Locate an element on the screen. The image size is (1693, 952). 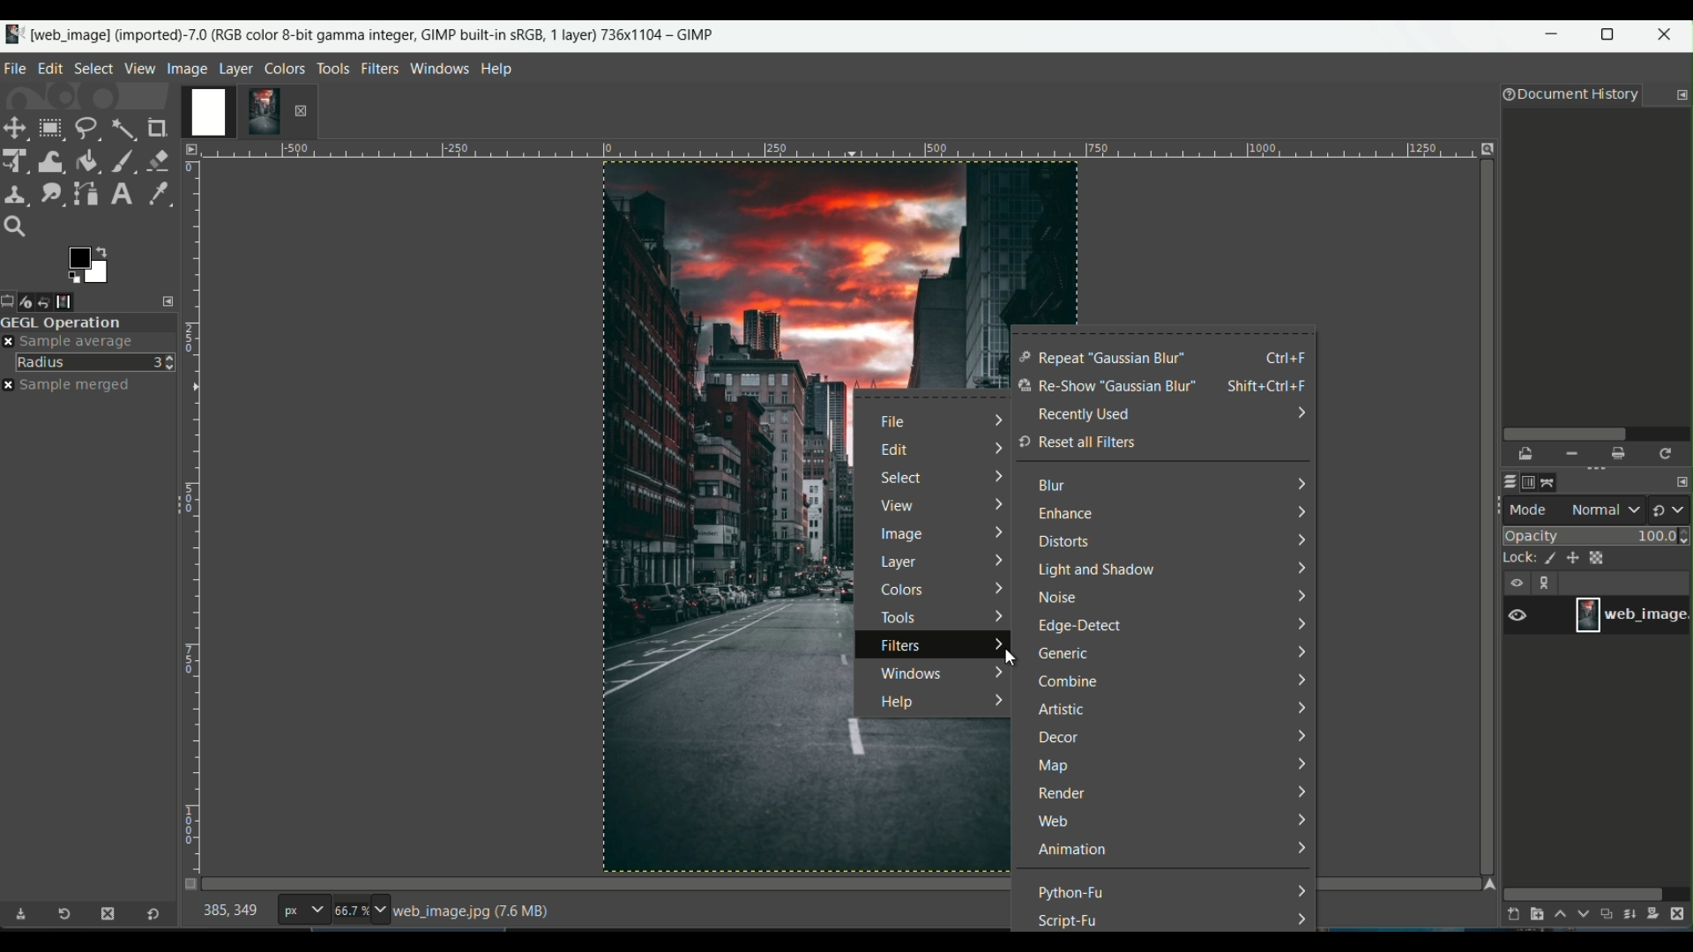
help is located at coordinates (893, 703).